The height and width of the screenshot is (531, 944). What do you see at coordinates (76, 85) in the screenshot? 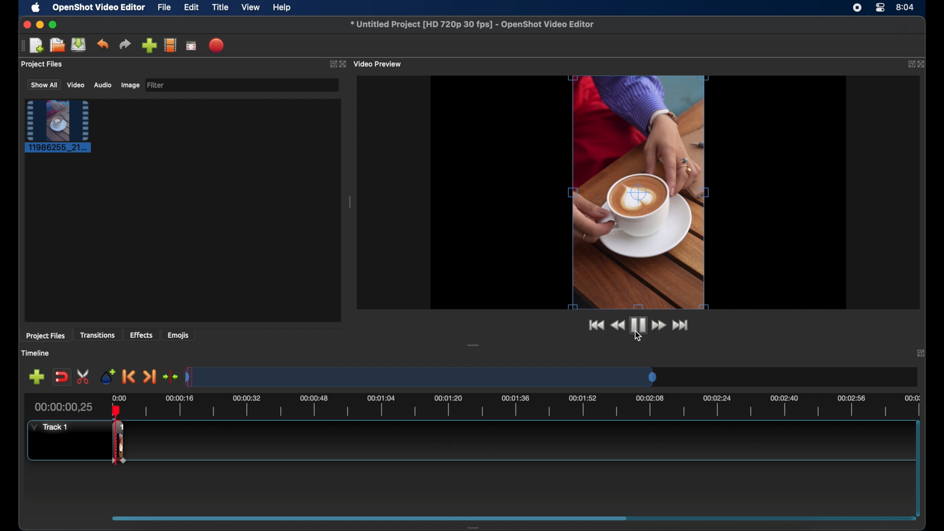
I see `video` at bounding box center [76, 85].